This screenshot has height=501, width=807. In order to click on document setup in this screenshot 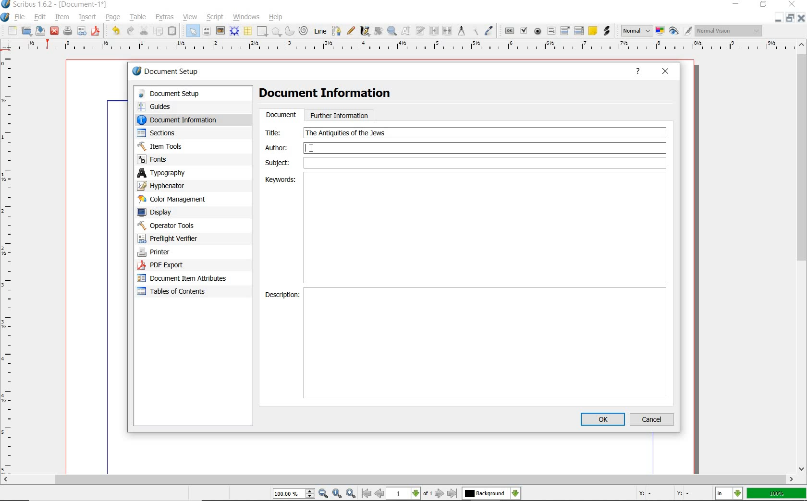, I will do `click(166, 71)`.